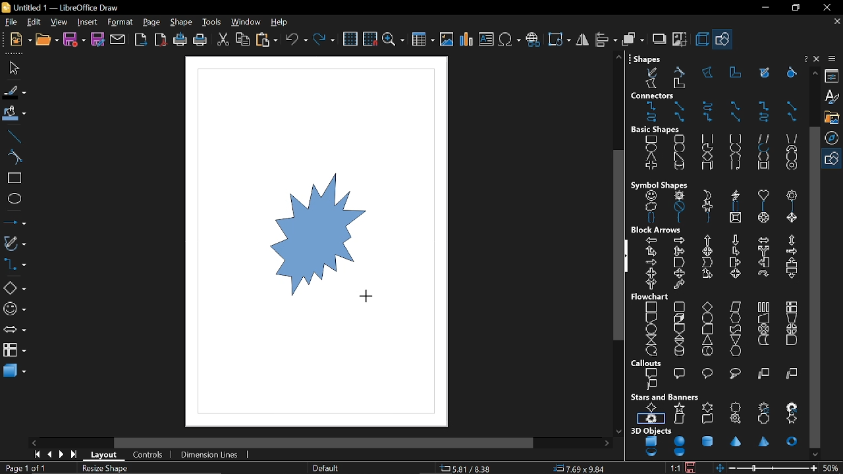 This screenshot has height=474, width=843. Describe the element at coordinates (794, 9) in the screenshot. I see `Restore down` at that location.